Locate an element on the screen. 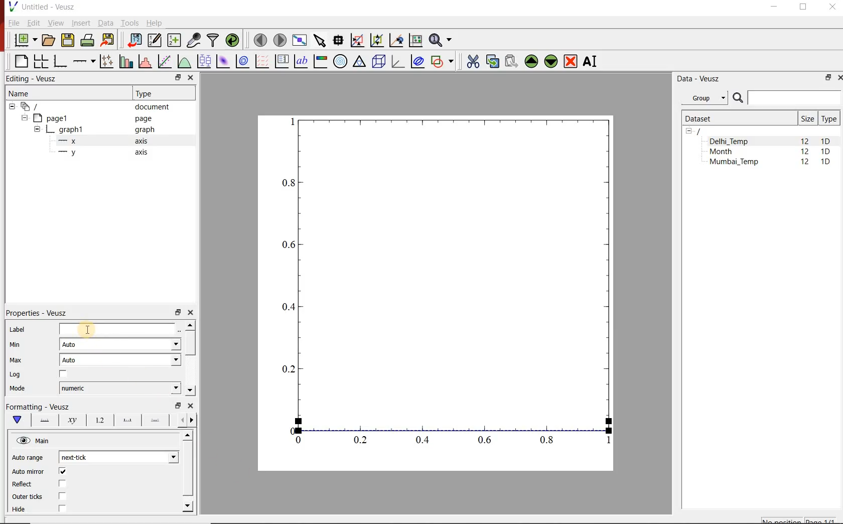 The height and width of the screenshot is (524, 843). Auto range is located at coordinates (30, 457).